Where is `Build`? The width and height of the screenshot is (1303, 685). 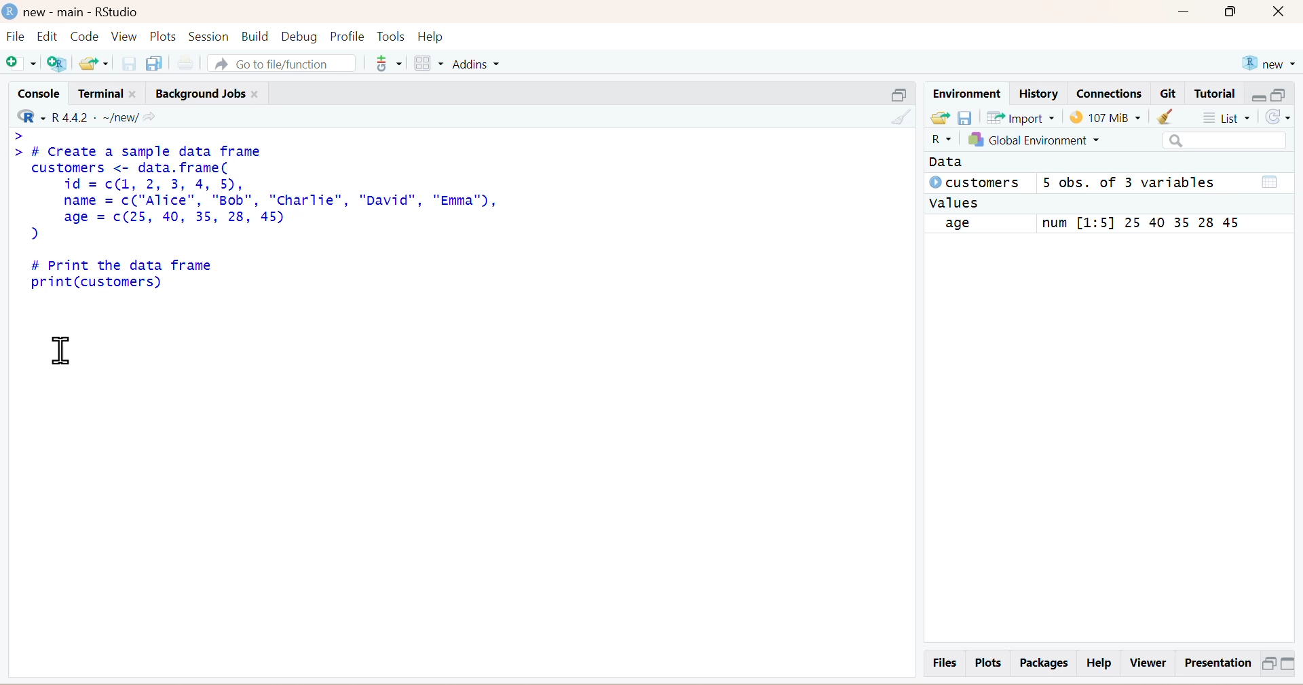 Build is located at coordinates (252, 36).